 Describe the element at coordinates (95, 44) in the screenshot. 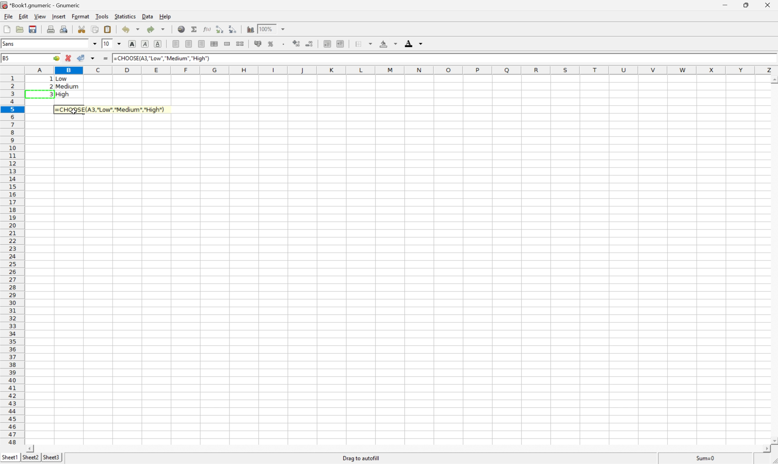

I see `Drop Down` at that location.